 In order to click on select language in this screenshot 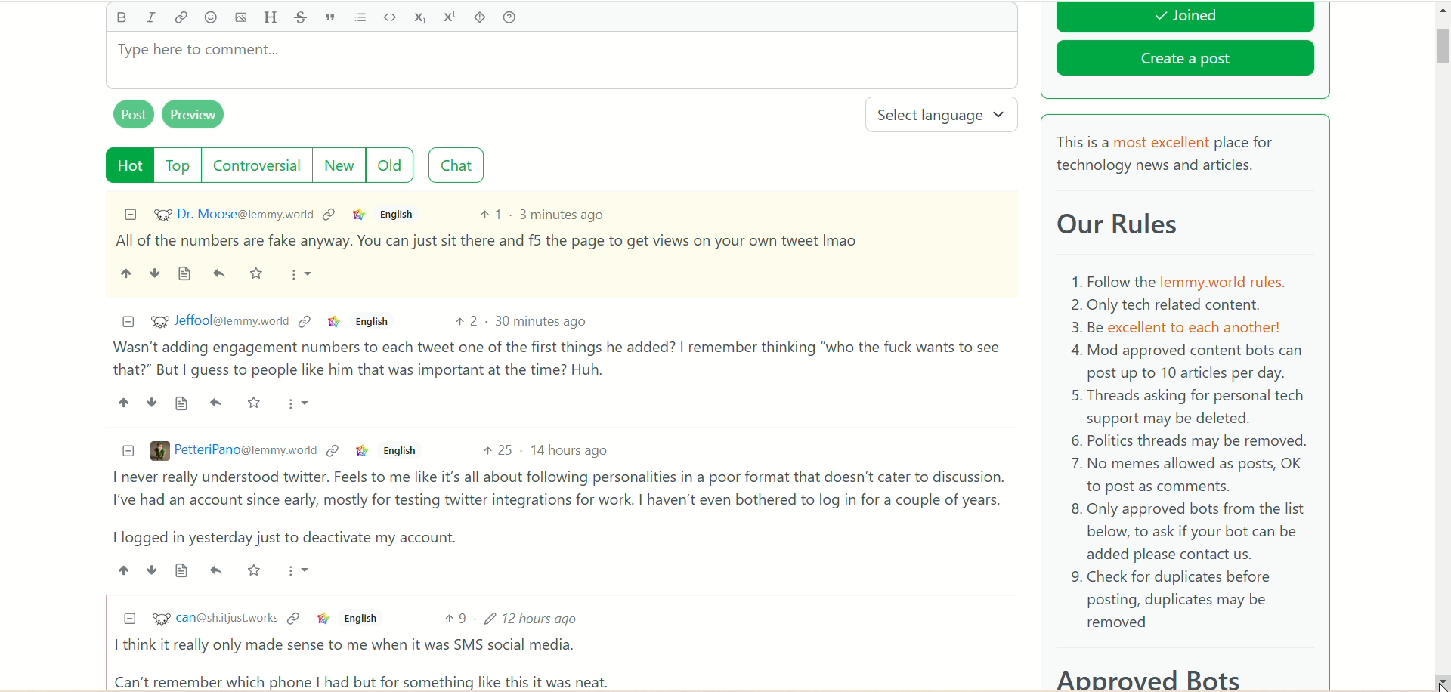, I will do `click(944, 116)`.